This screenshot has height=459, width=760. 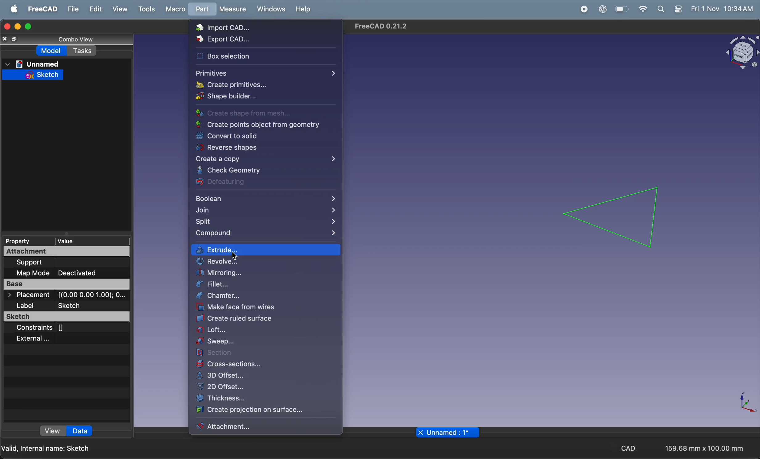 I want to click on file, so click(x=72, y=9).